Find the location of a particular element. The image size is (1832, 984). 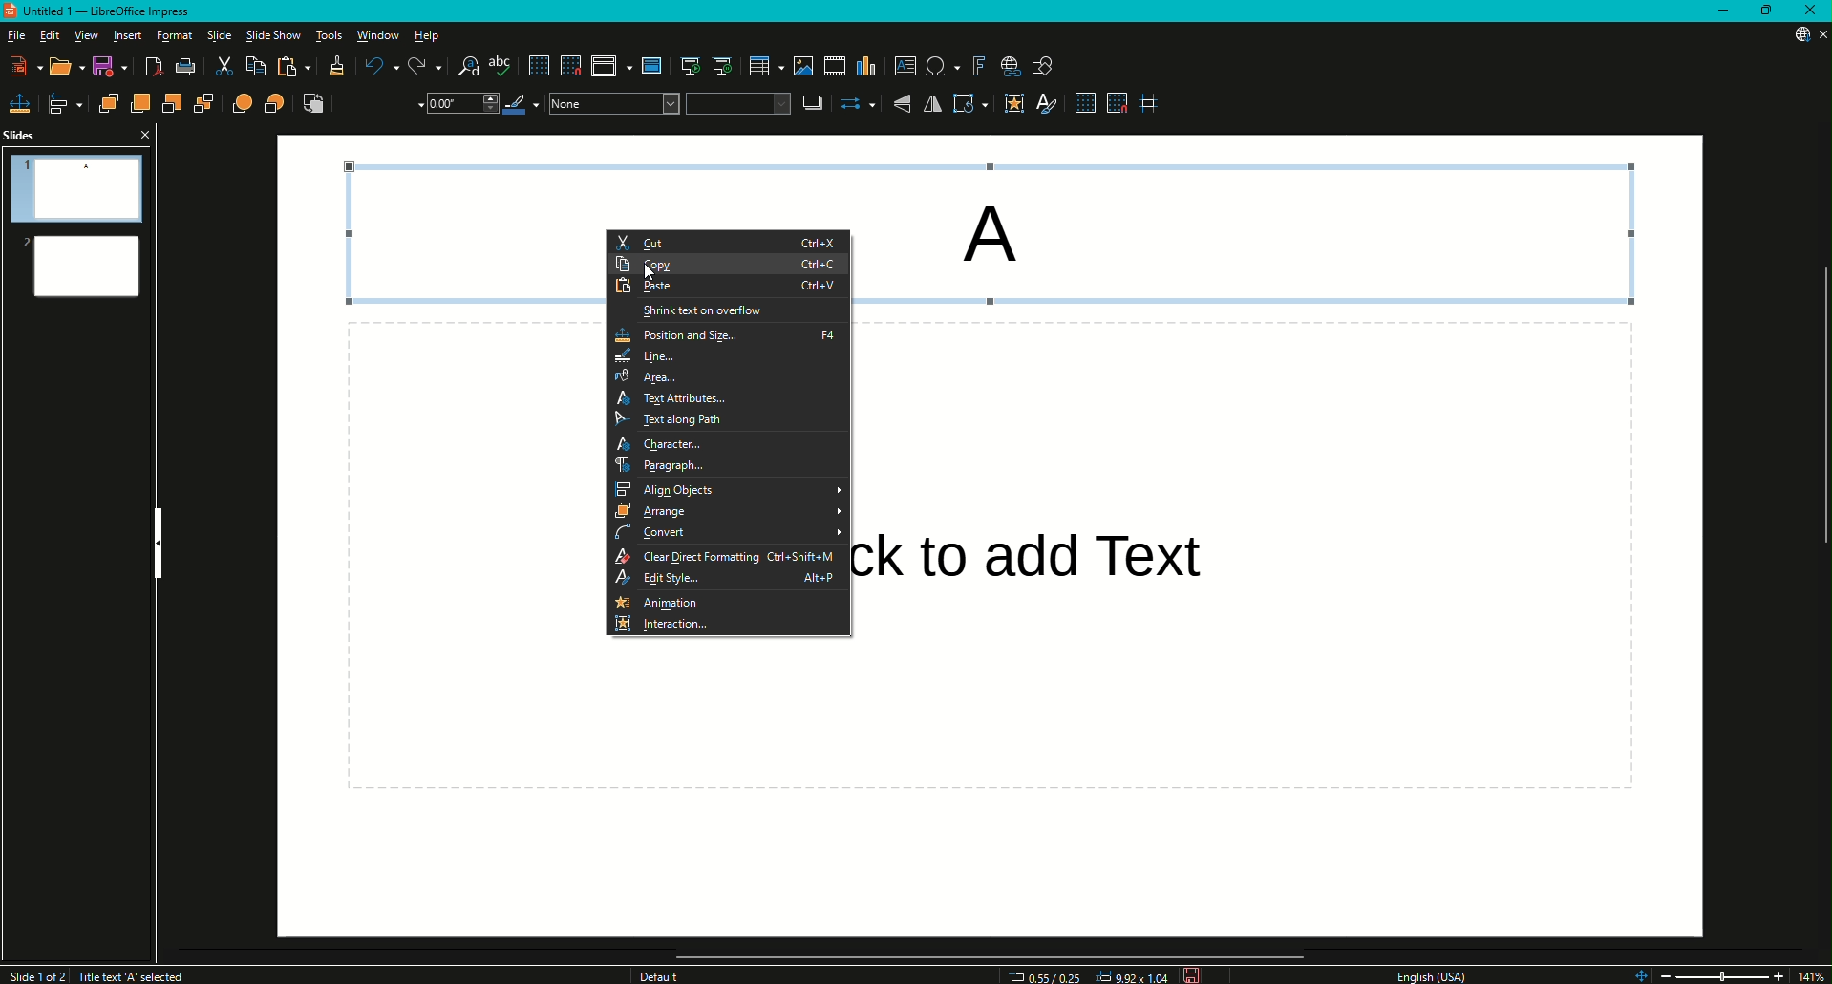

Close is located at coordinates (144, 135).